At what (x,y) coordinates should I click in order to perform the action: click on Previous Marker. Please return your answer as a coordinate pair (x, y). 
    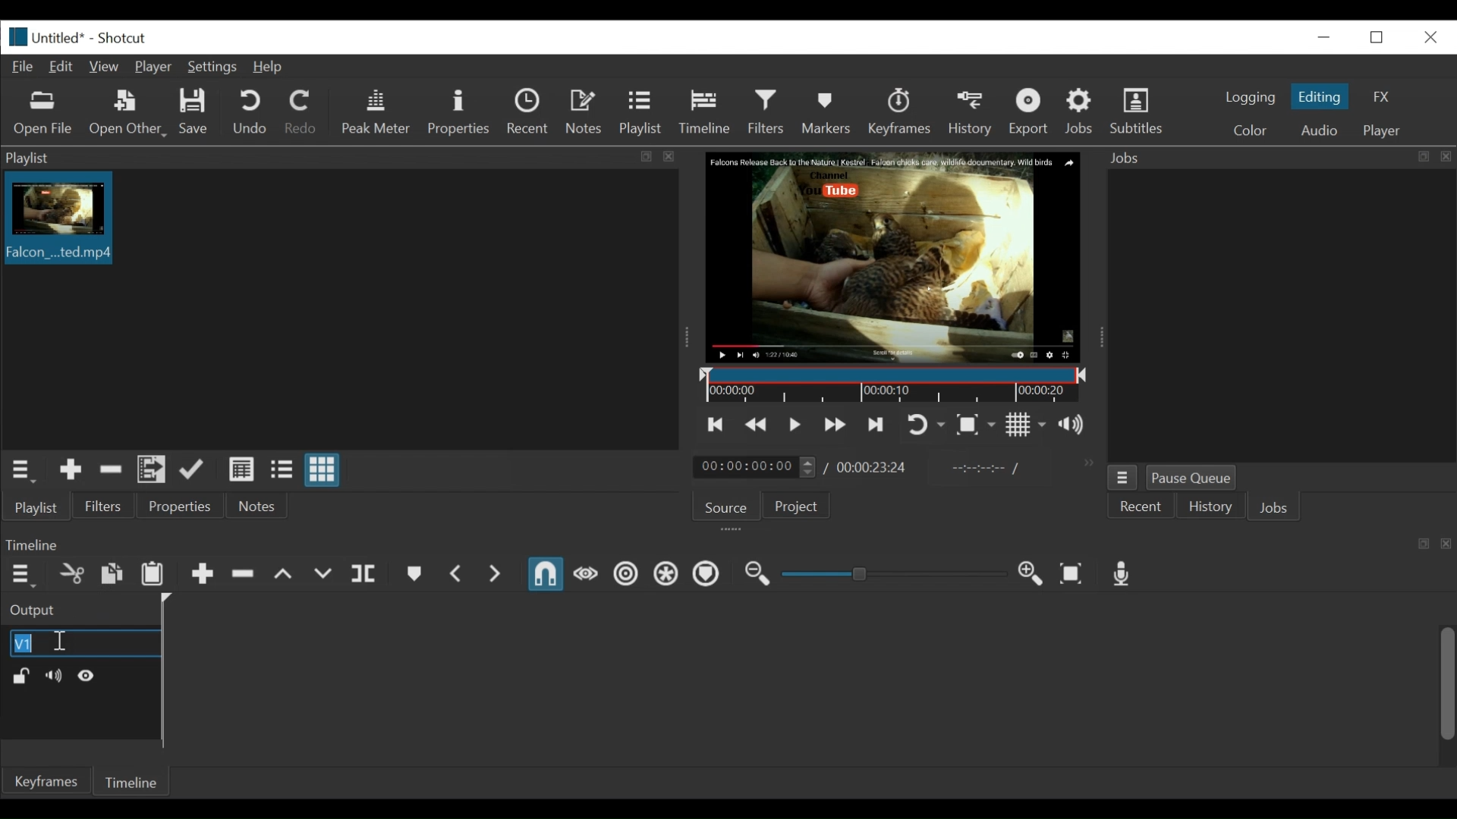
    Looking at the image, I should click on (457, 574).